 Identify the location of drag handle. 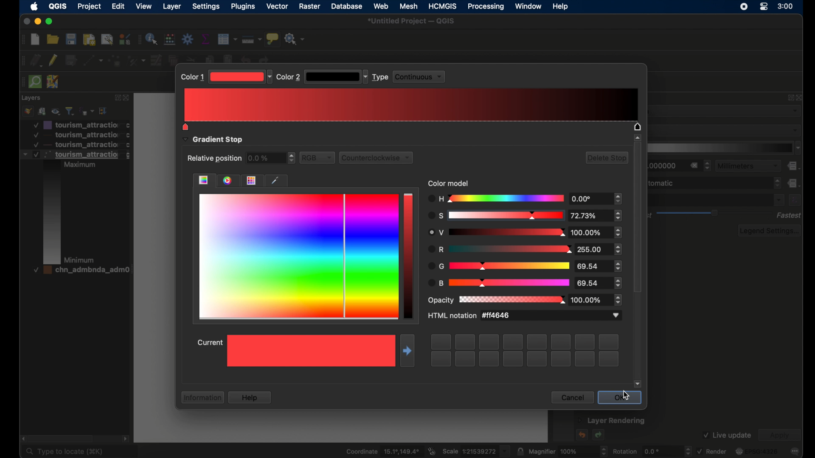
(20, 82).